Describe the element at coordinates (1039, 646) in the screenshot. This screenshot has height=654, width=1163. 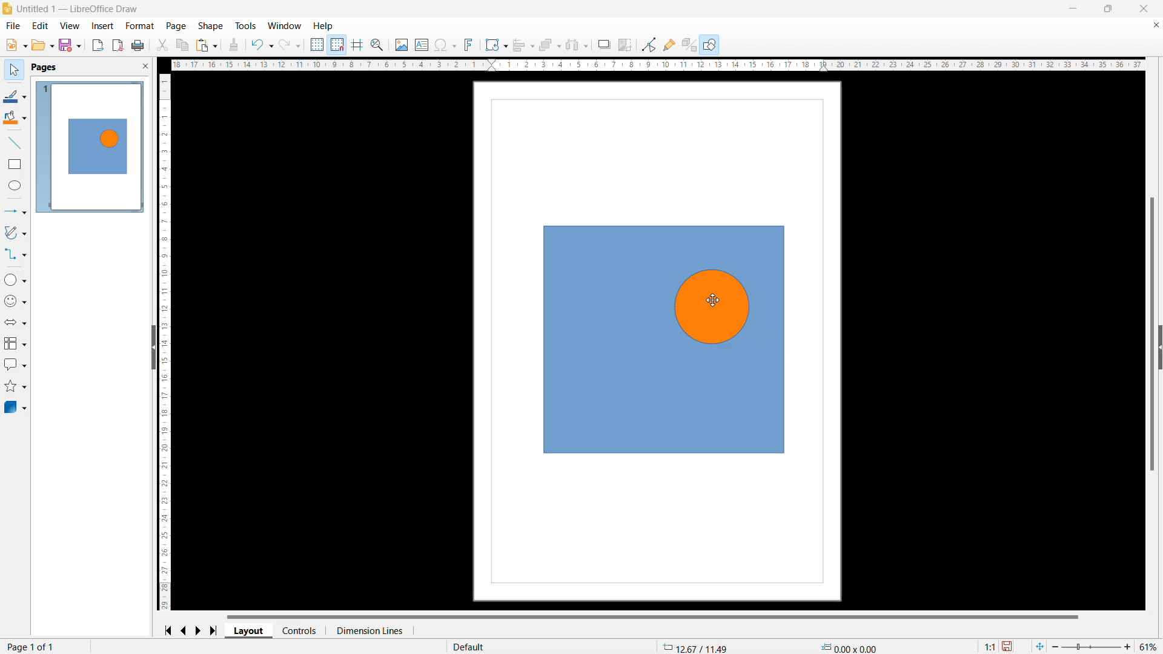
I see `fit to current window` at that location.